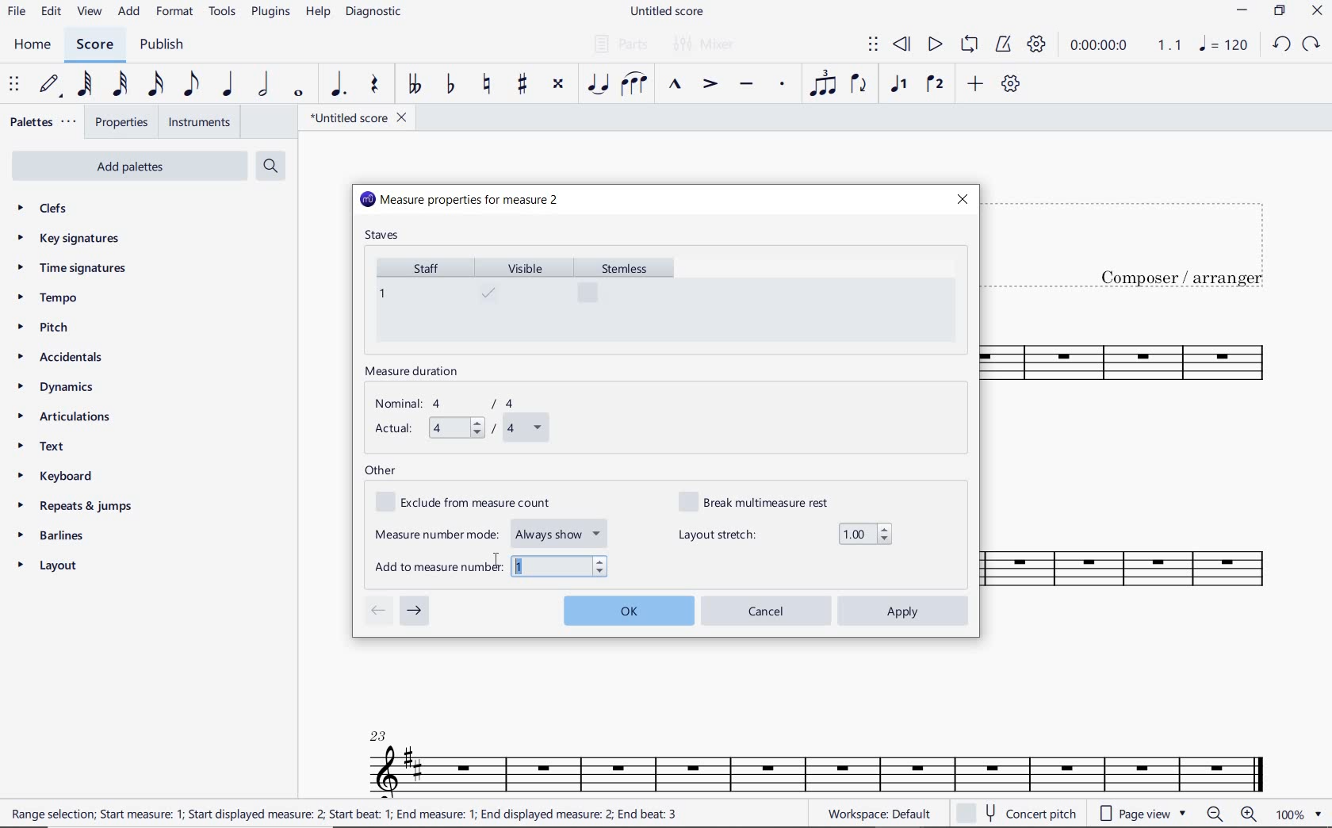  I want to click on MARCATO, so click(673, 86).